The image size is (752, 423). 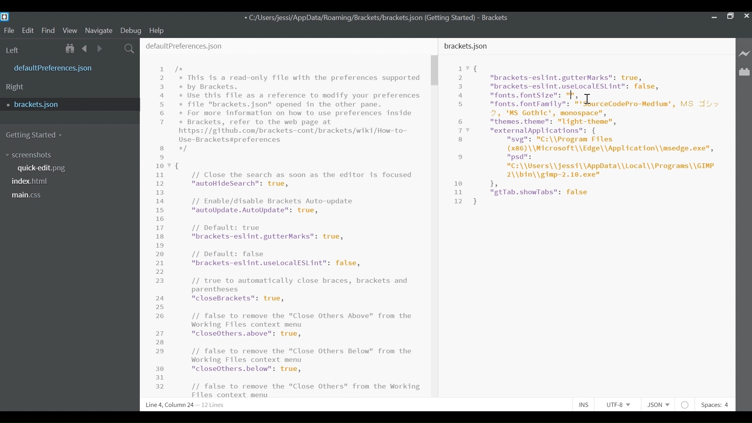 I want to click on INS, so click(x=586, y=405).